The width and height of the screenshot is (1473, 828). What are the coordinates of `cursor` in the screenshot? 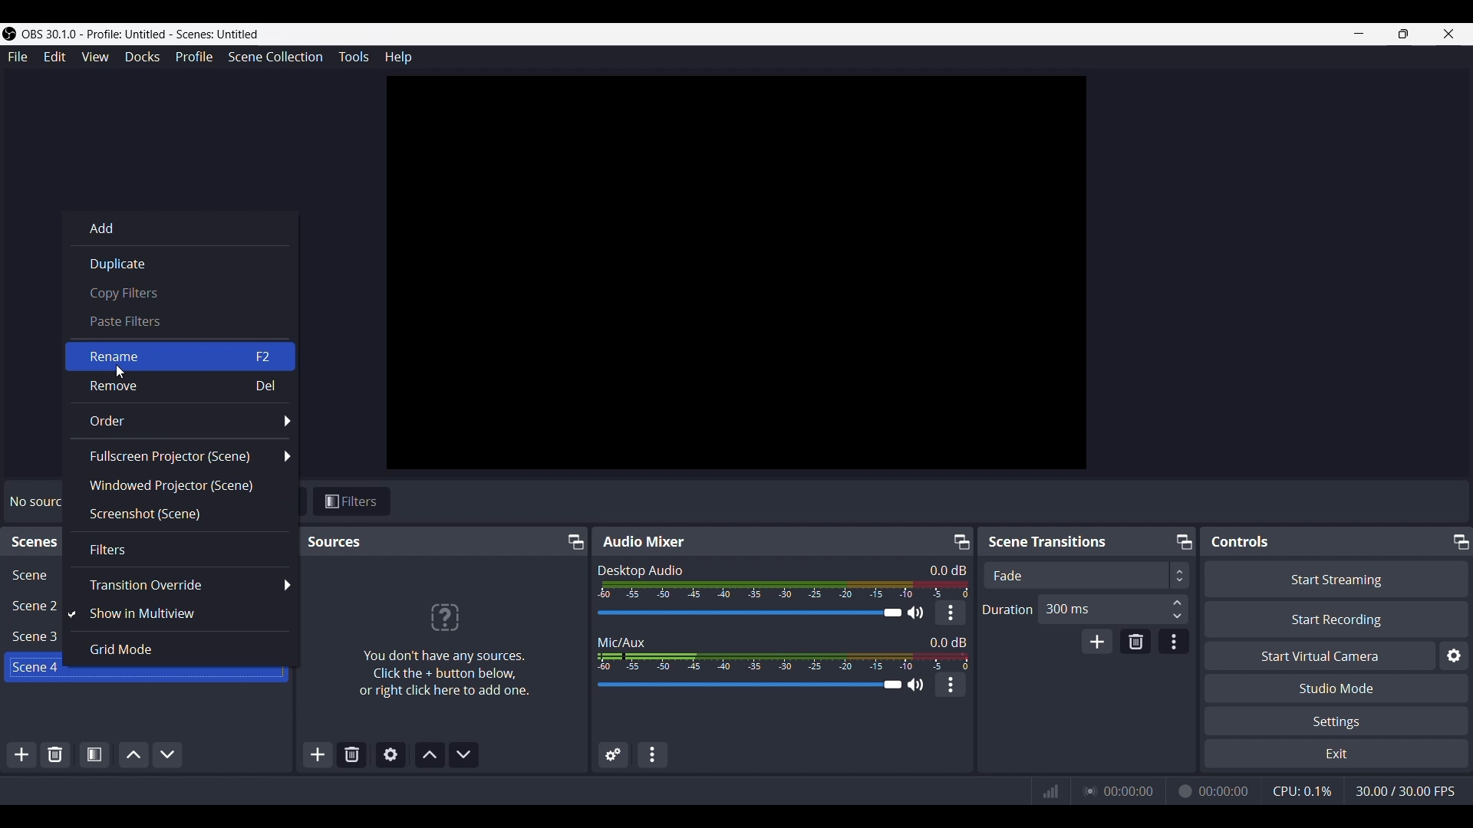 It's located at (120, 372).